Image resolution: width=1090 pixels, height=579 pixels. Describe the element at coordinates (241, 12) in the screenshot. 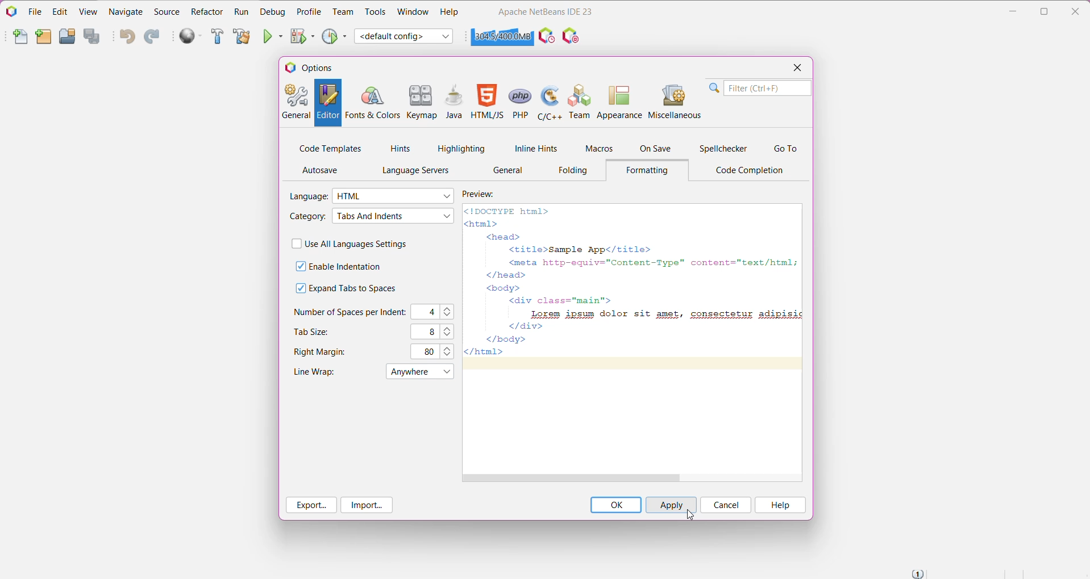

I see `Run` at that location.